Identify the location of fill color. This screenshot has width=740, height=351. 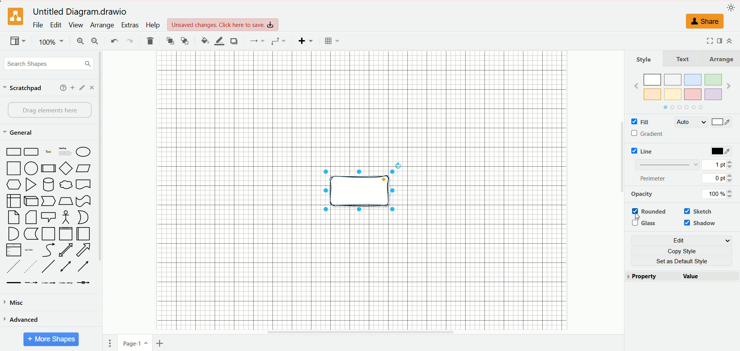
(205, 40).